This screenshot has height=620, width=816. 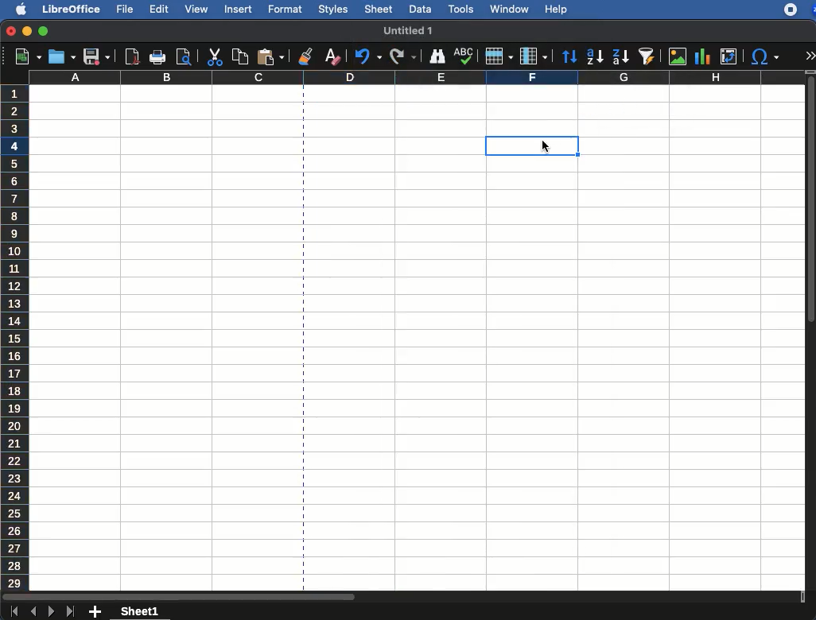 I want to click on apple, so click(x=16, y=10).